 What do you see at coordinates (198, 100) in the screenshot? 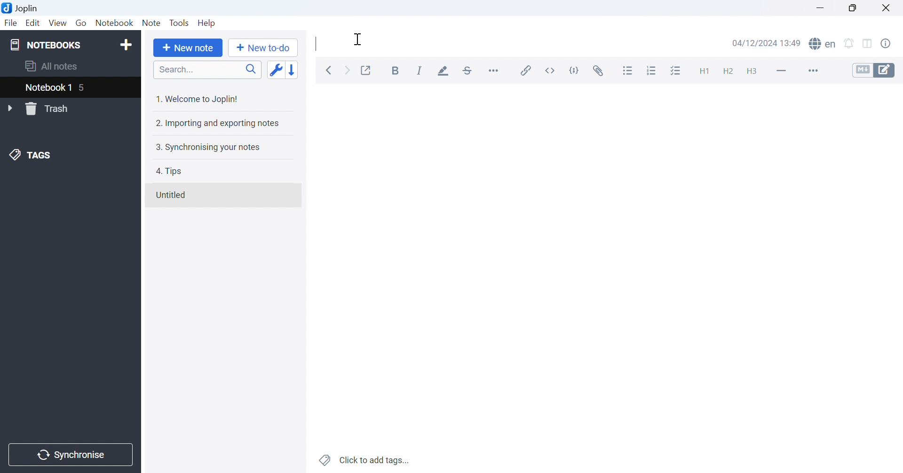
I see `1. Welcome to Joplin!` at bounding box center [198, 100].